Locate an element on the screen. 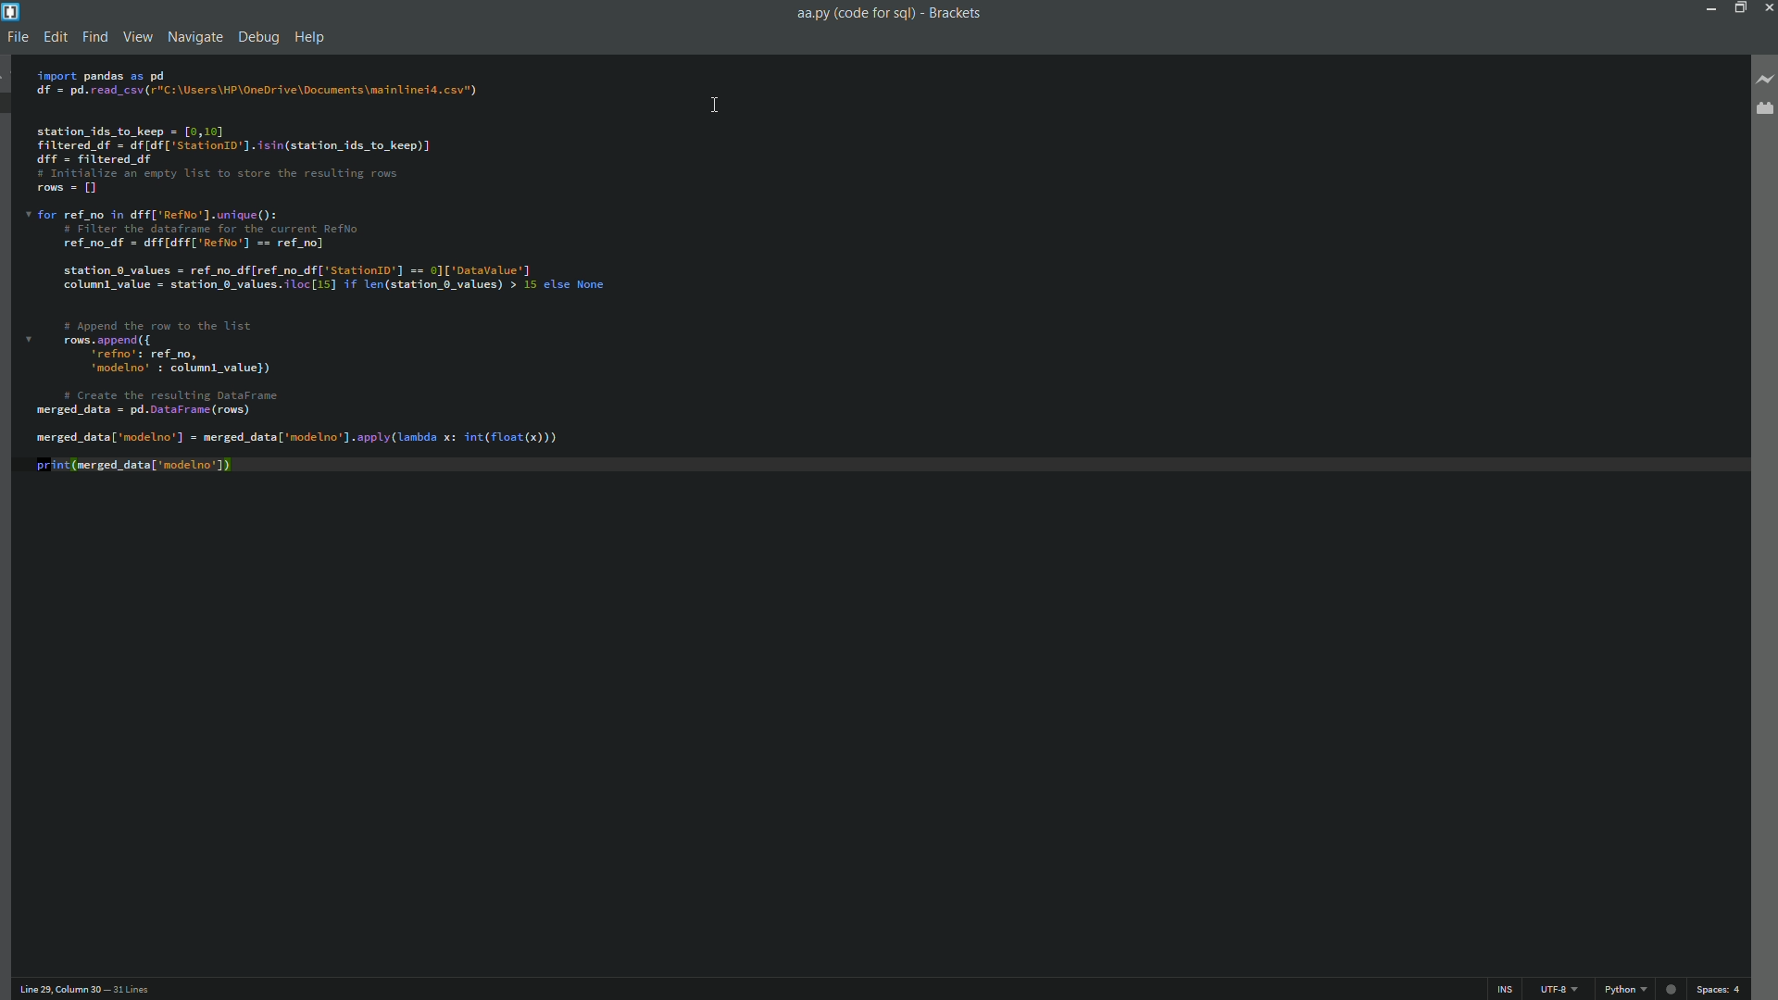 The image size is (1778, 1000). live preview button is located at coordinates (1763, 77).